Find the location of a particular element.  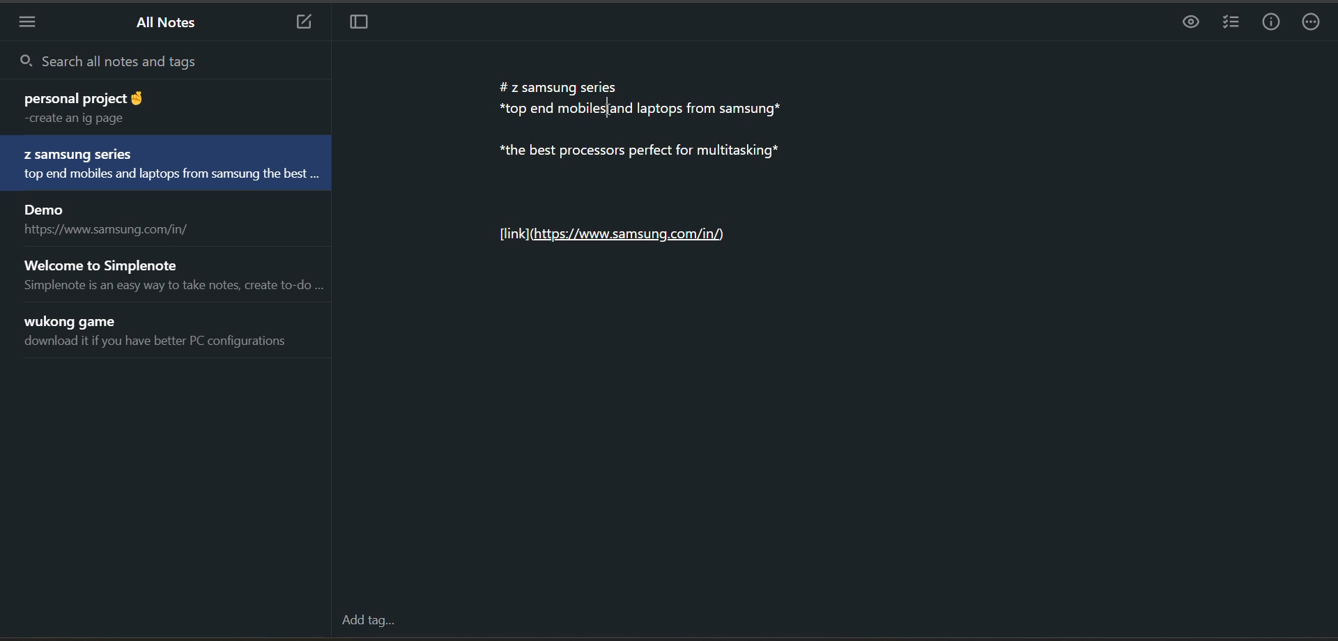

note title and preview is located at coordinates (163, 334).